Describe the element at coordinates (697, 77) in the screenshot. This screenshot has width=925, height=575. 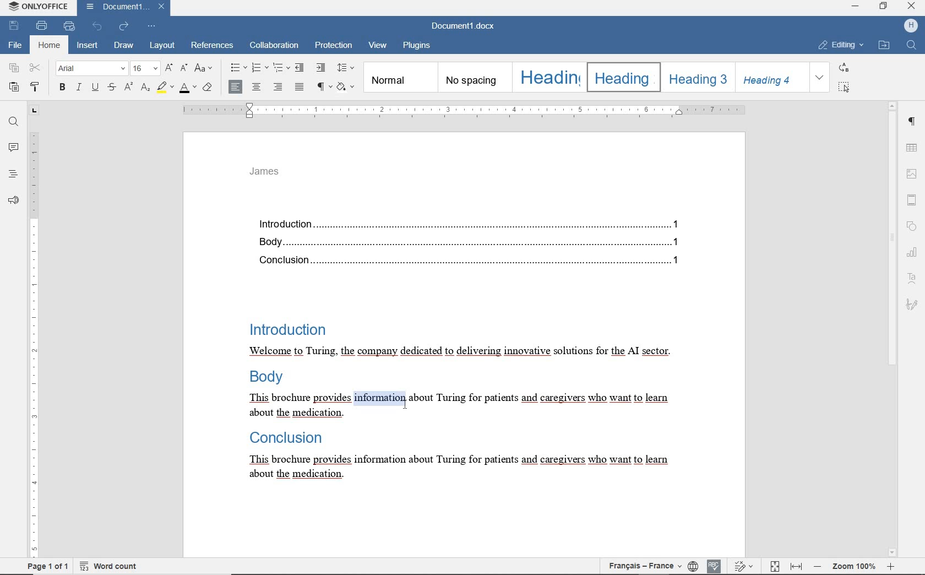
I see `HEADING 3` at that location.